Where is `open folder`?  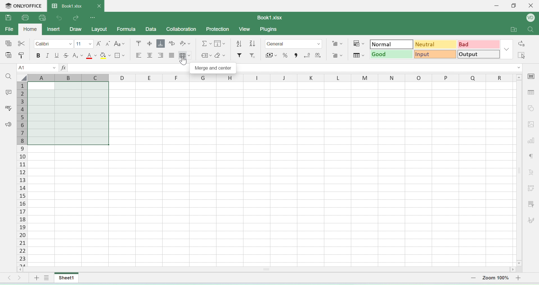
open folder is located at coordinates (514, 30).